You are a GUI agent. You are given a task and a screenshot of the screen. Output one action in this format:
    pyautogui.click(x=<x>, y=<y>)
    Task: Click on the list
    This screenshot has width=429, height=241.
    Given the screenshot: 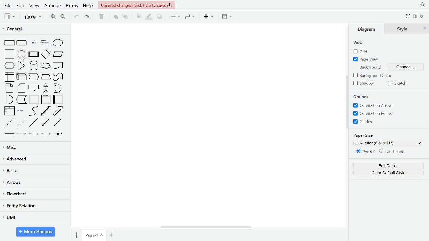 What is the action you would take?
    pyautogui.click(x=10, y=111)
    